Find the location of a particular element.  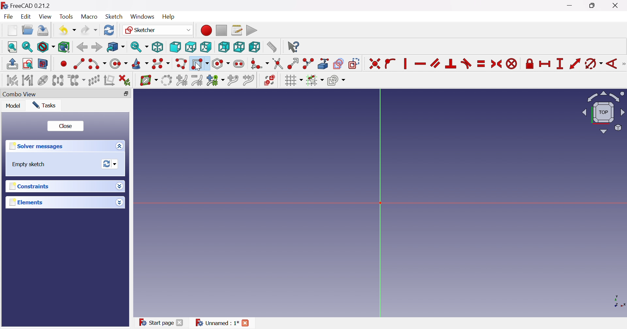

Close is located at coordinates (181, 323).